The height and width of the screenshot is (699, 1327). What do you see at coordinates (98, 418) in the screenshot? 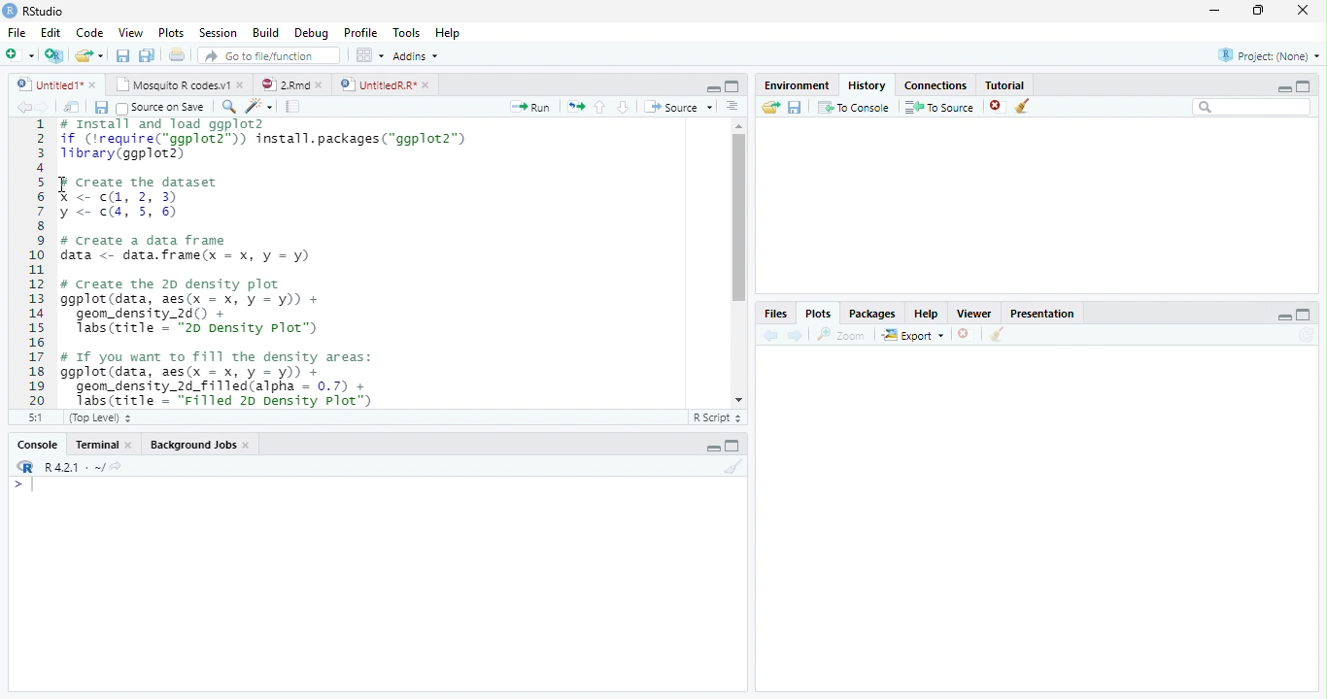
I see `(Top Level)` at bounding box center [98, 418].